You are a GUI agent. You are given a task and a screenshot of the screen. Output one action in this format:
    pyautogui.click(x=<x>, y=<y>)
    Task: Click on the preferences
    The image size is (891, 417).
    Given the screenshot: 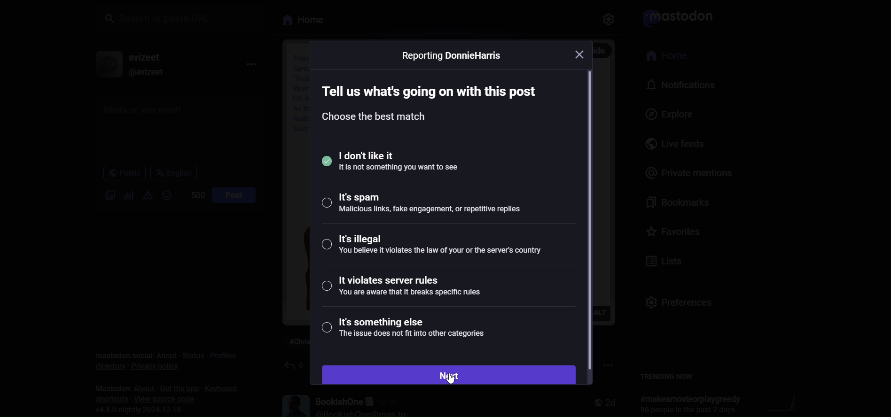 What is the action you would take?
    pyautogui.click(x=677, y=299)
    